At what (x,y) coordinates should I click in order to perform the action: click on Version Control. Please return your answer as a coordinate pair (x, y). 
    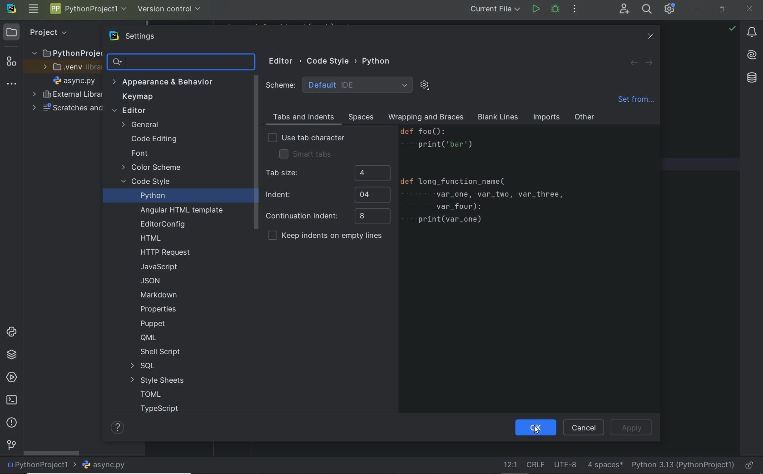
    Looking at the image, I should click on (169, 10).